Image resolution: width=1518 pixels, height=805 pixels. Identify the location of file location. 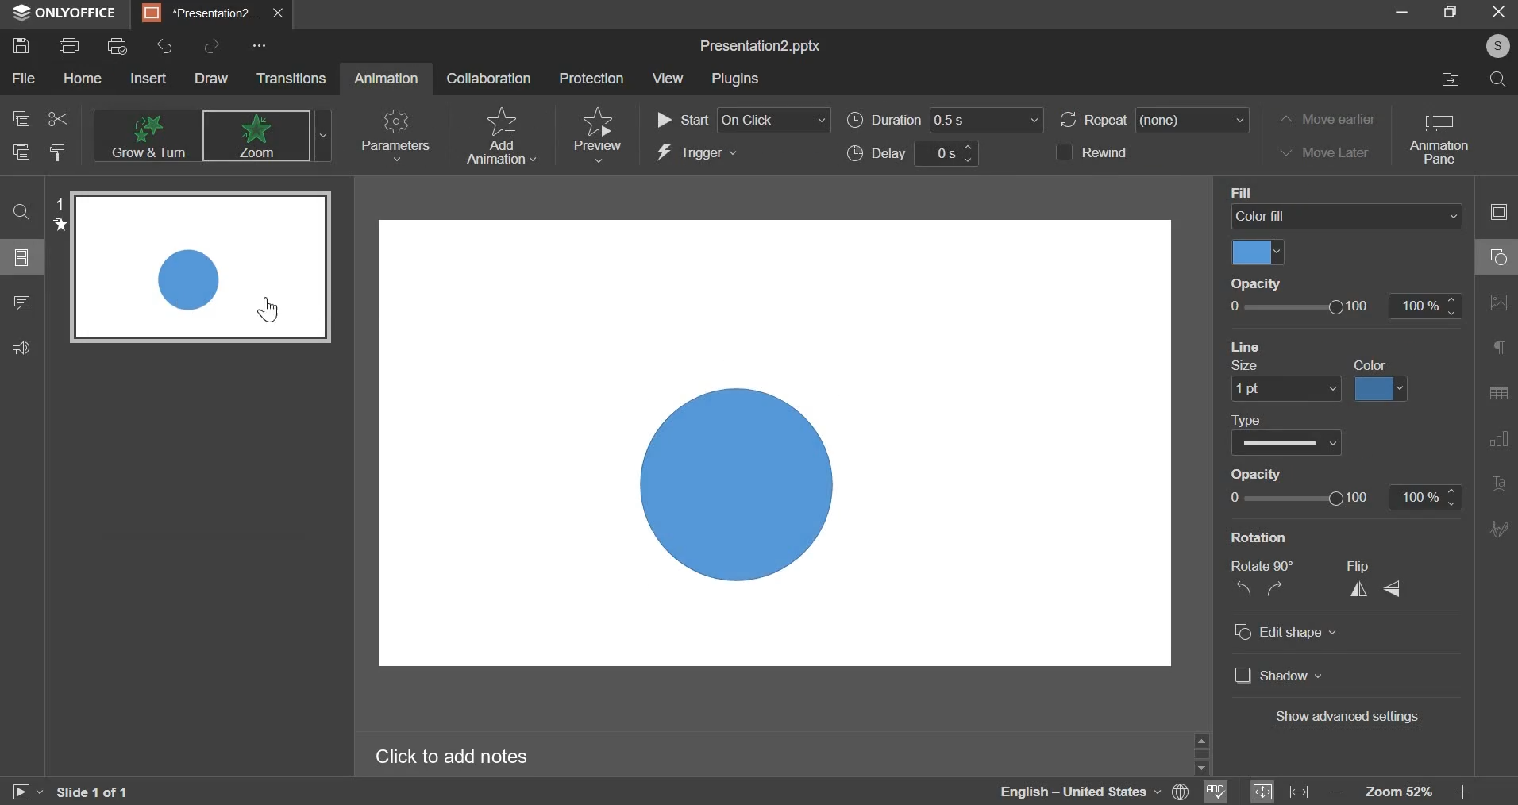
(1449, 78).